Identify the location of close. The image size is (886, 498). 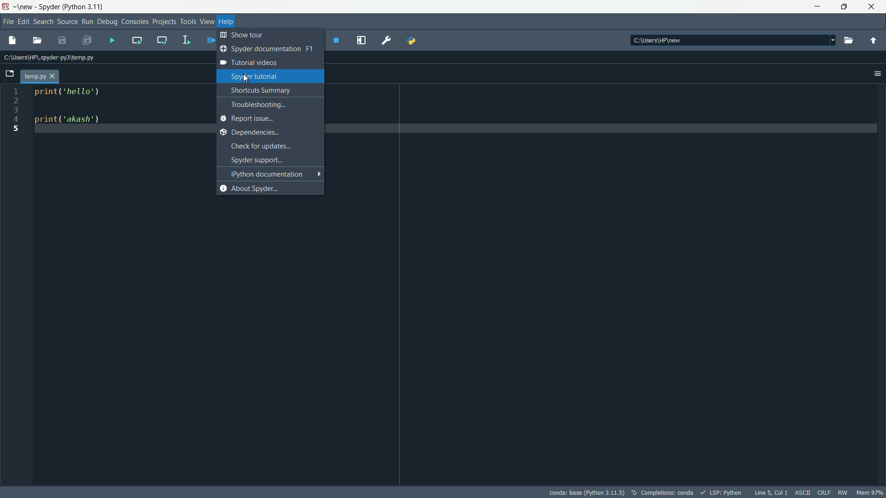
(874, 8).